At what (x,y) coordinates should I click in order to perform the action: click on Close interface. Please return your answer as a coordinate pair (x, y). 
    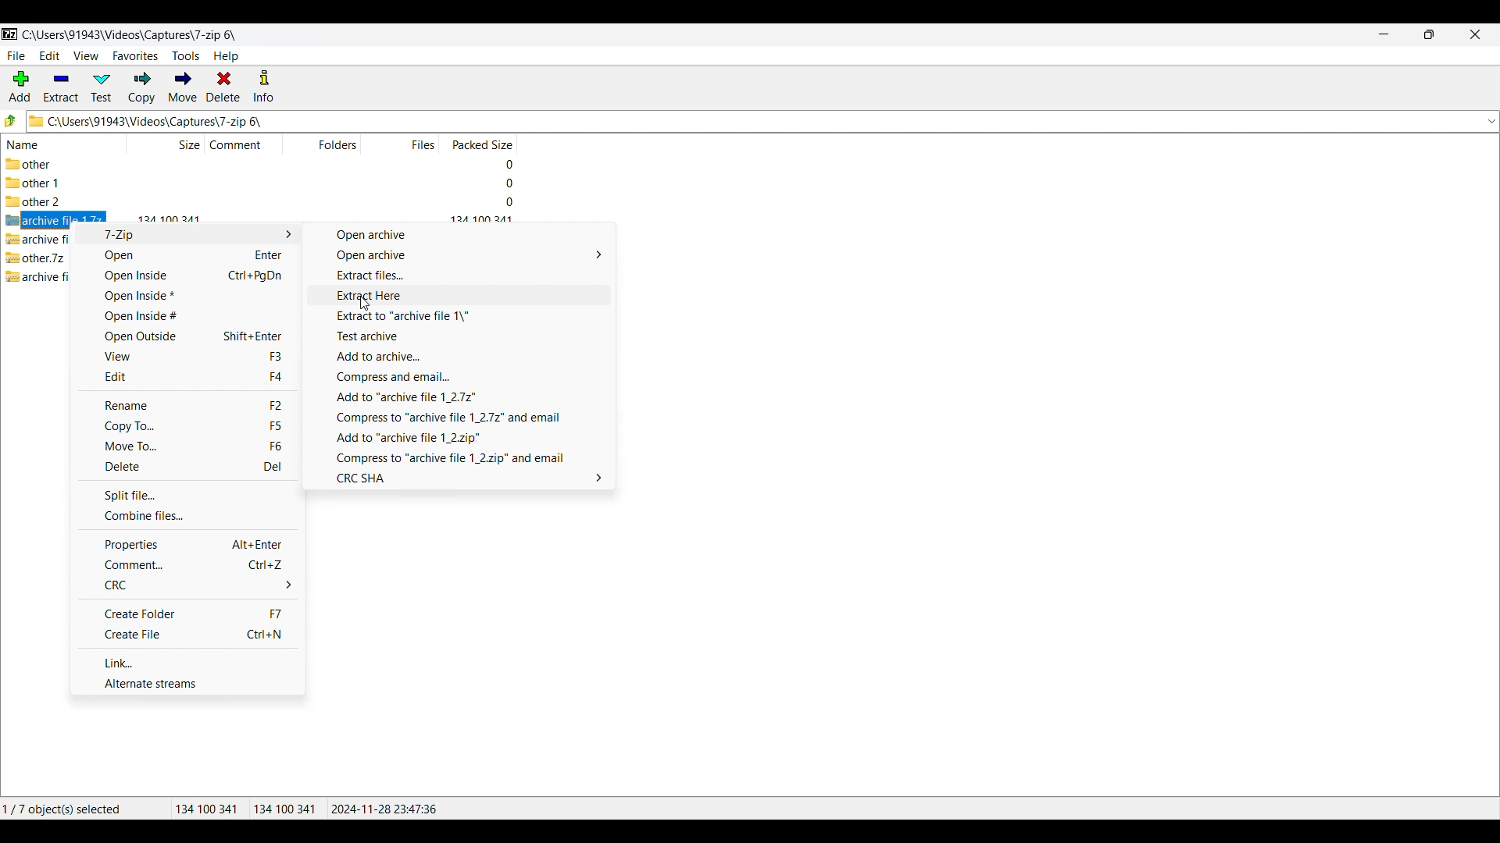
    Looking at the image, I should click on (1476, 34).